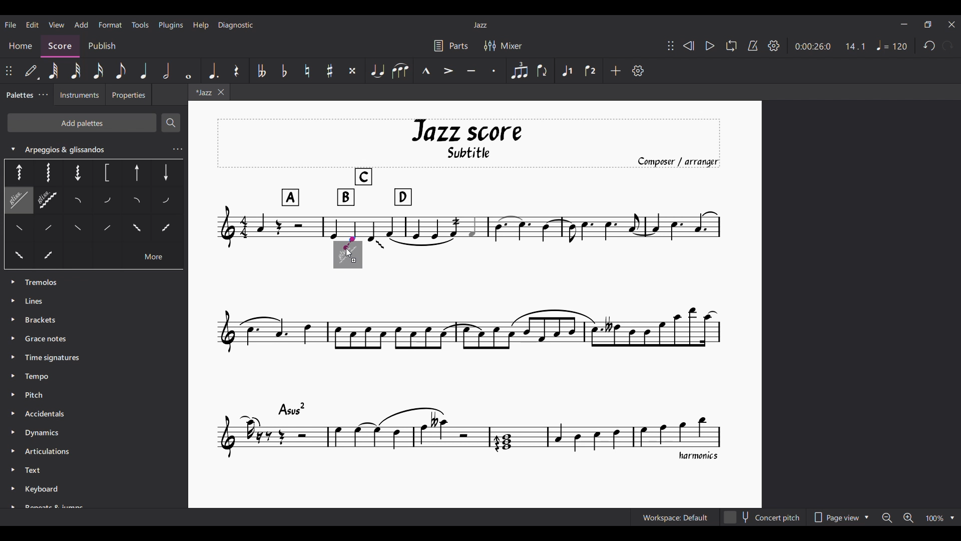 Image resolution: width=961 pixels, height=541 pixels. What do you see at coordinates (591, 70) in the screenshot?
I see `Voice 2` at bounding box center [591, 70].